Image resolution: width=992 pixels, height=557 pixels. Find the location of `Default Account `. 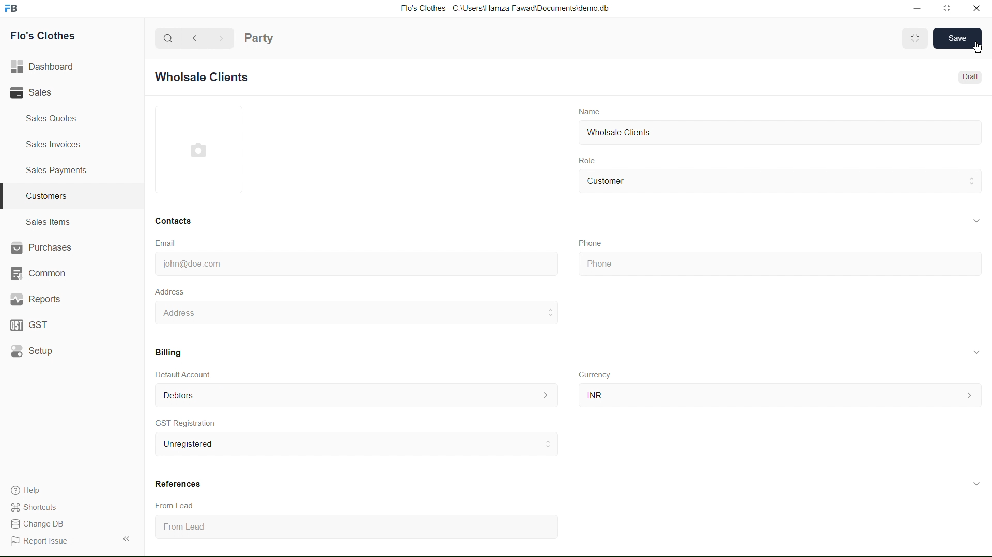

Default Account  is located at coordinates (356, 395).